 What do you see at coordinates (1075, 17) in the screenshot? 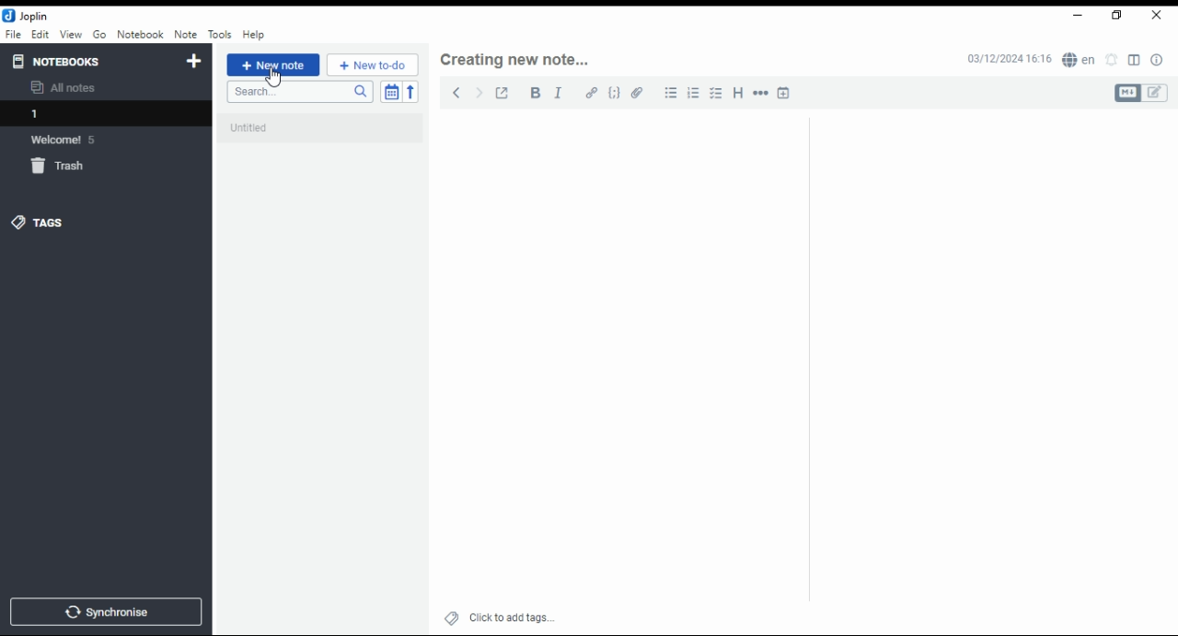
I see `minimize` at bounding box center [1075, 17].